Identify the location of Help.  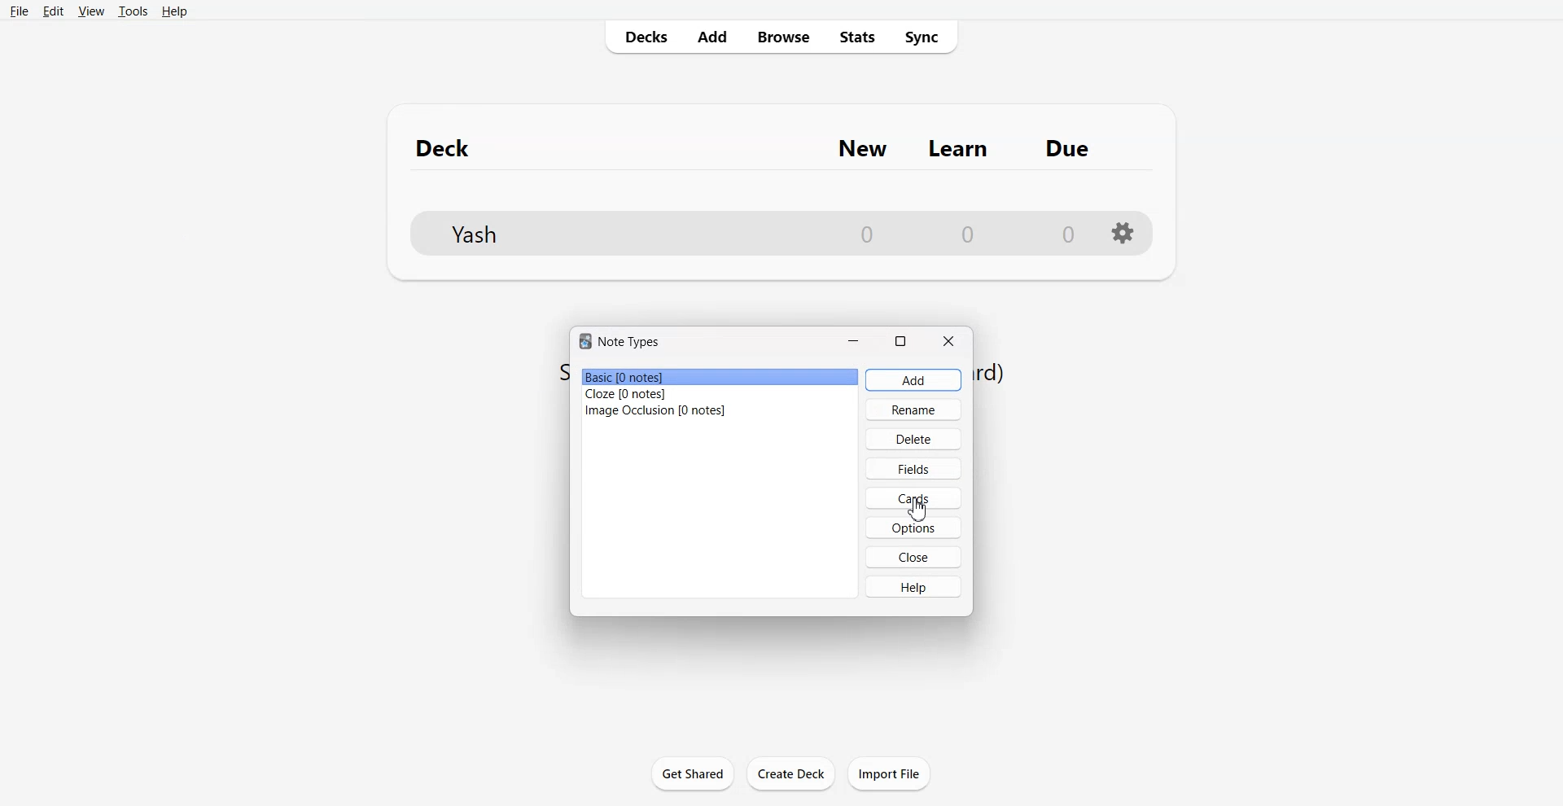
(173, 11).